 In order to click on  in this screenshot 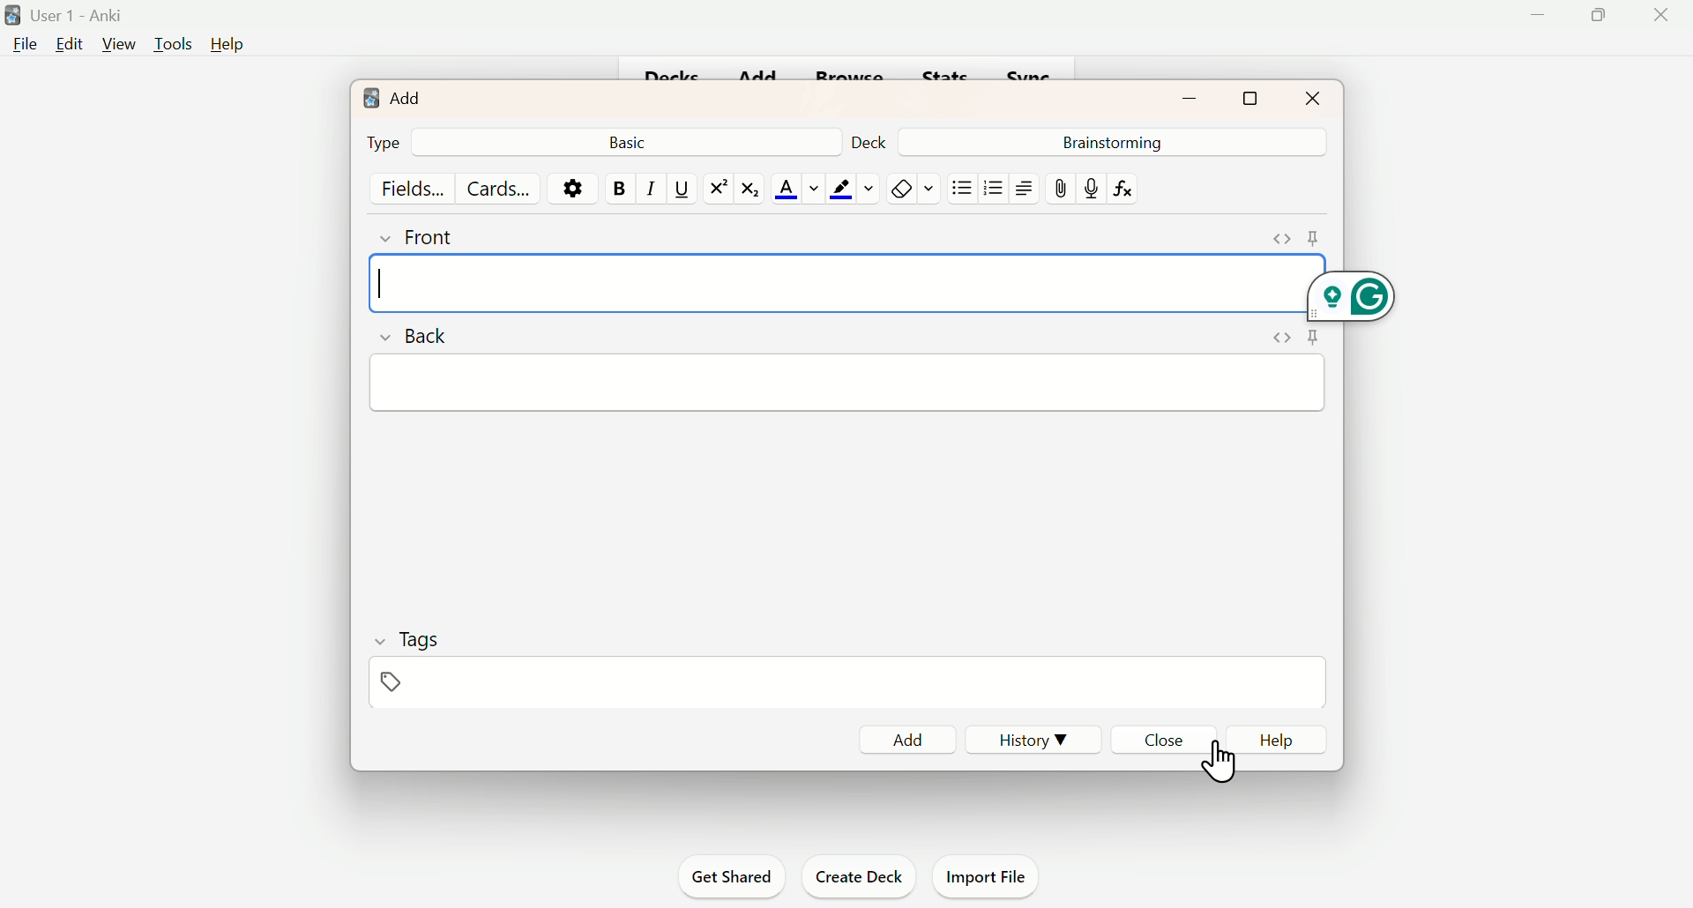, I will do `click(932, 188)`.